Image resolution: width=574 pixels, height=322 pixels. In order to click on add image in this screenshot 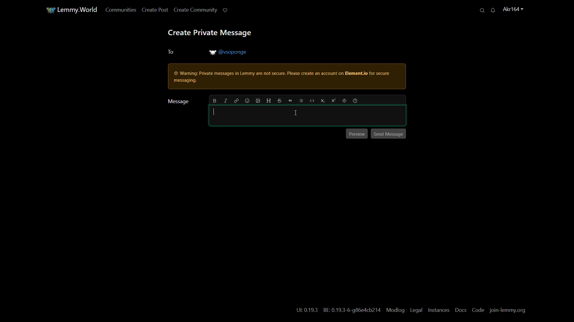, I will do `click(258, 101)`.